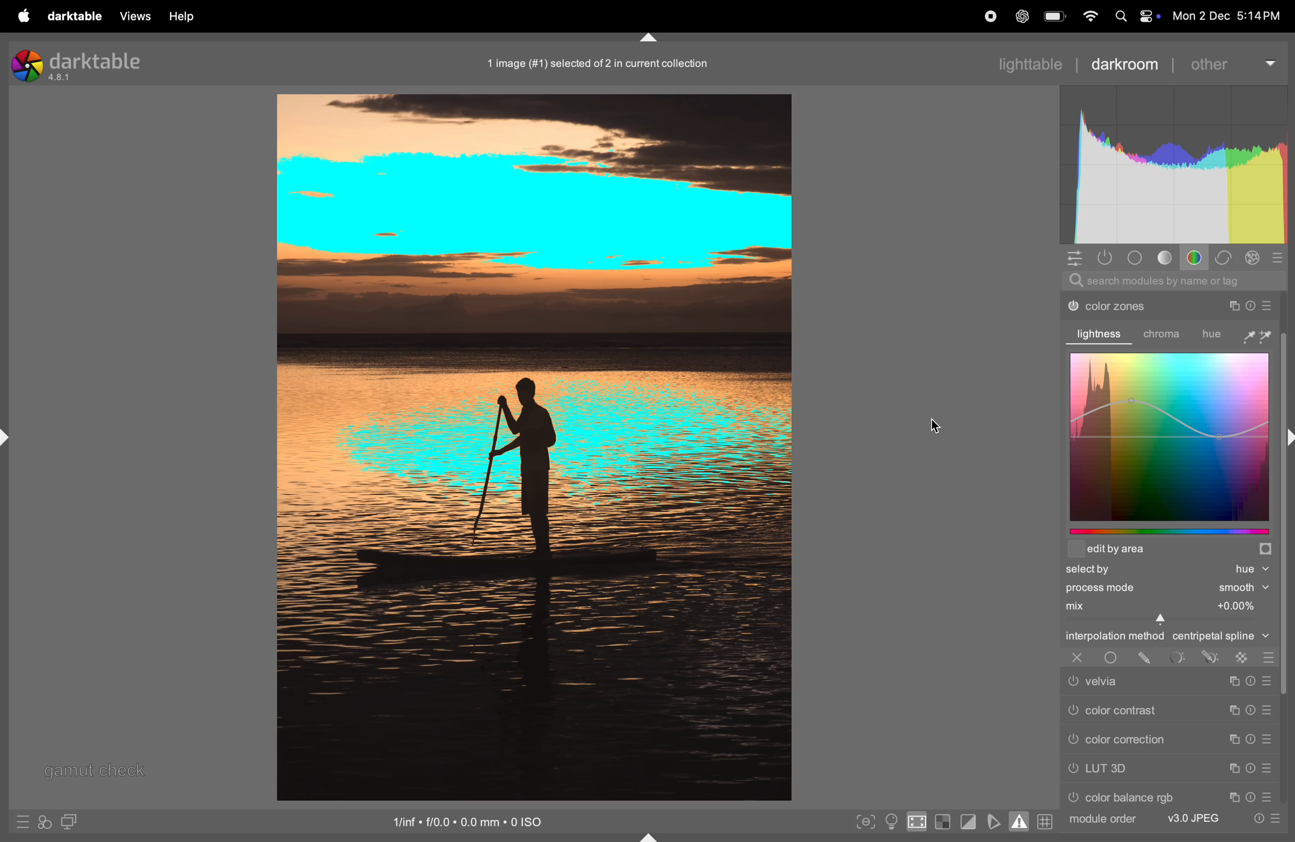 The height and width of the screenshot is (842, 1295). Describe the element at coordinates (186, 18) in the screenshot. I see `help` at that location.